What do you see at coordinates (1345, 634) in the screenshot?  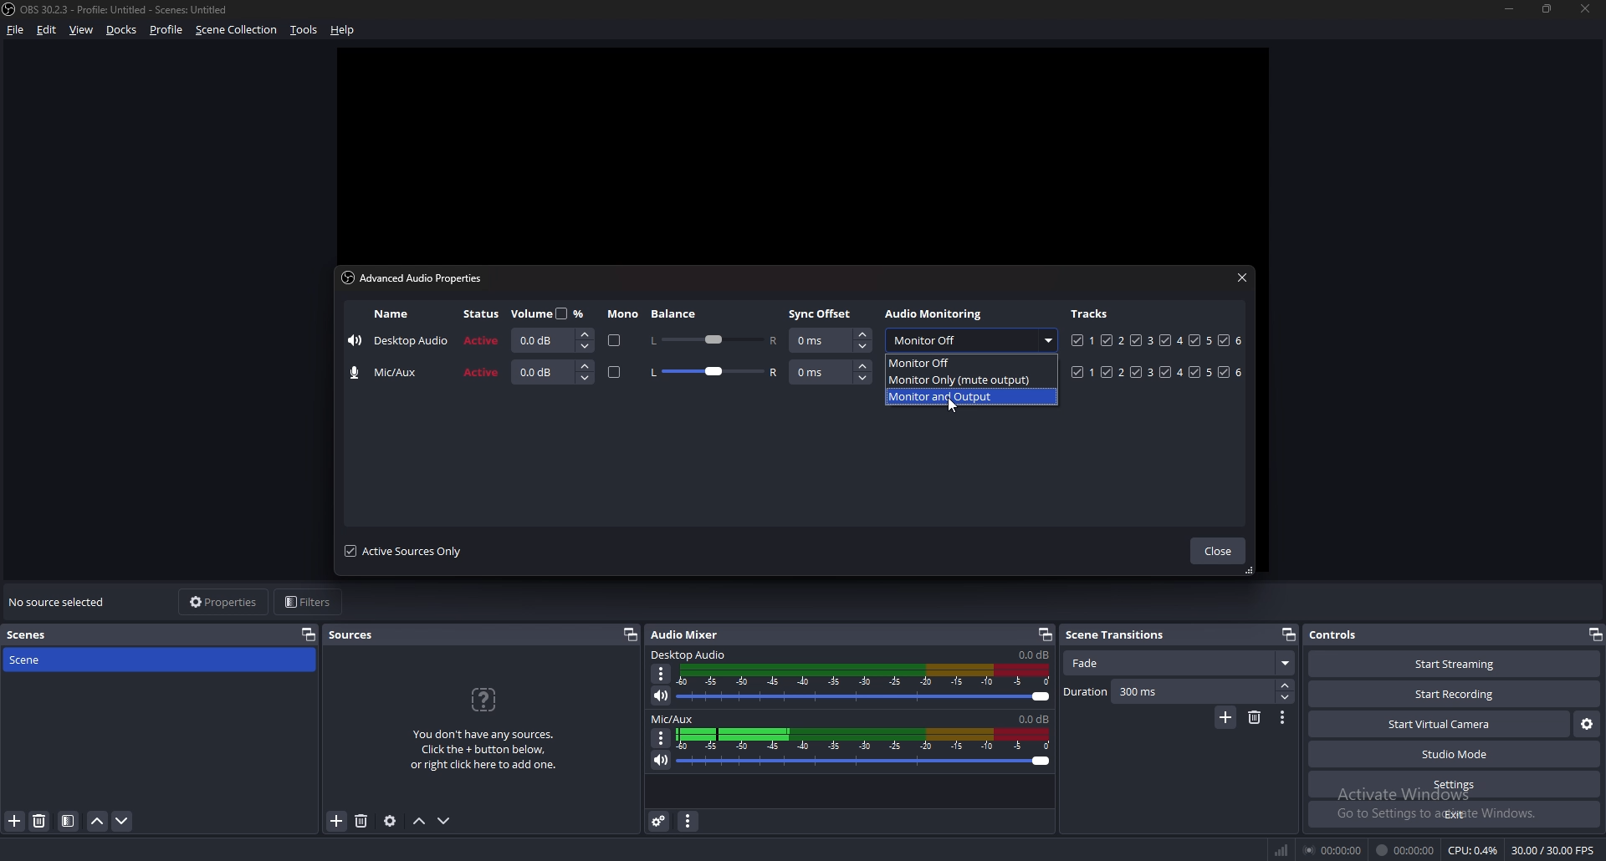 I see `controls` at bounding box center [1345, 634].